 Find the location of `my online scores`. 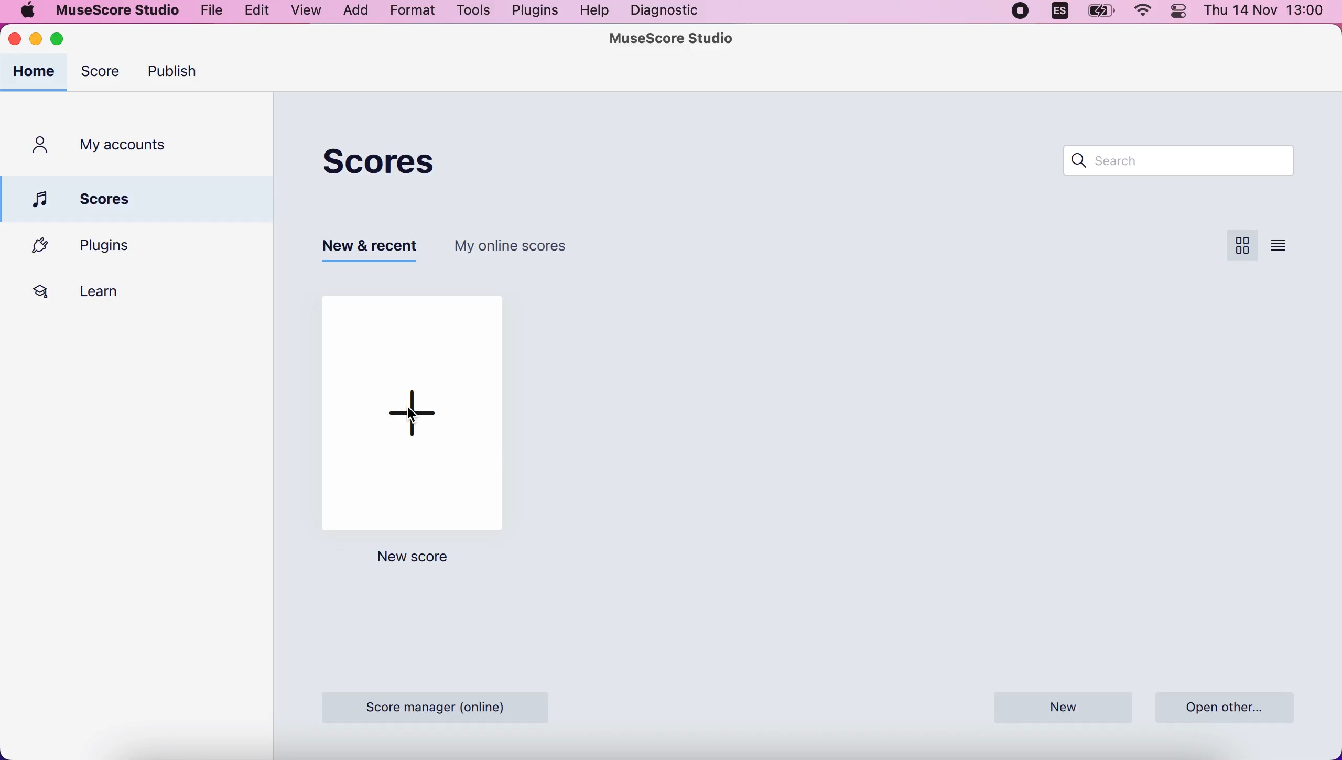

my online scores is located at coordinates (517, 245).